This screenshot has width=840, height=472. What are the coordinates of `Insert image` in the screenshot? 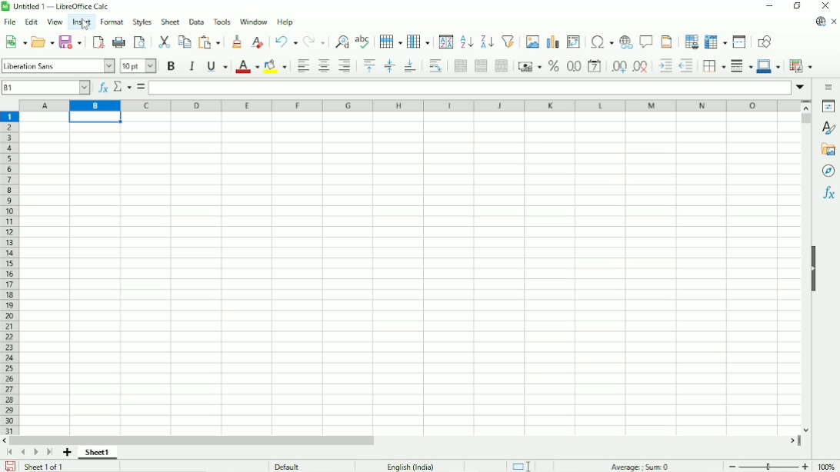 It's located at (532, 41).